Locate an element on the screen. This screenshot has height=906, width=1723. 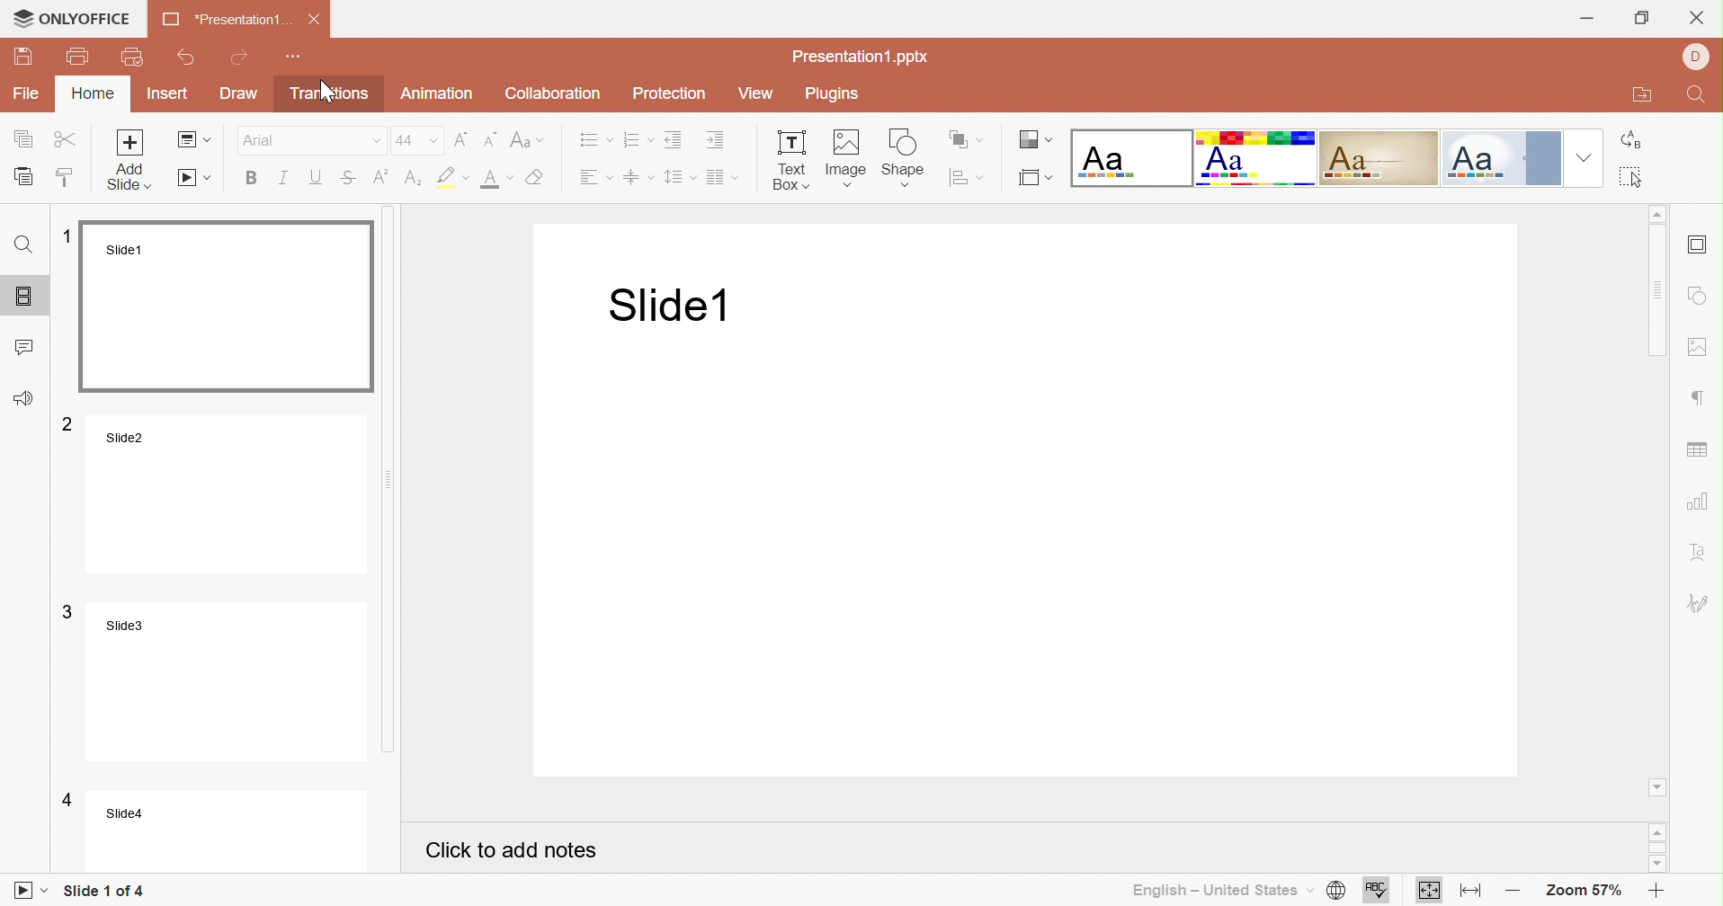
Quick print is located at coordinates (132, 57).